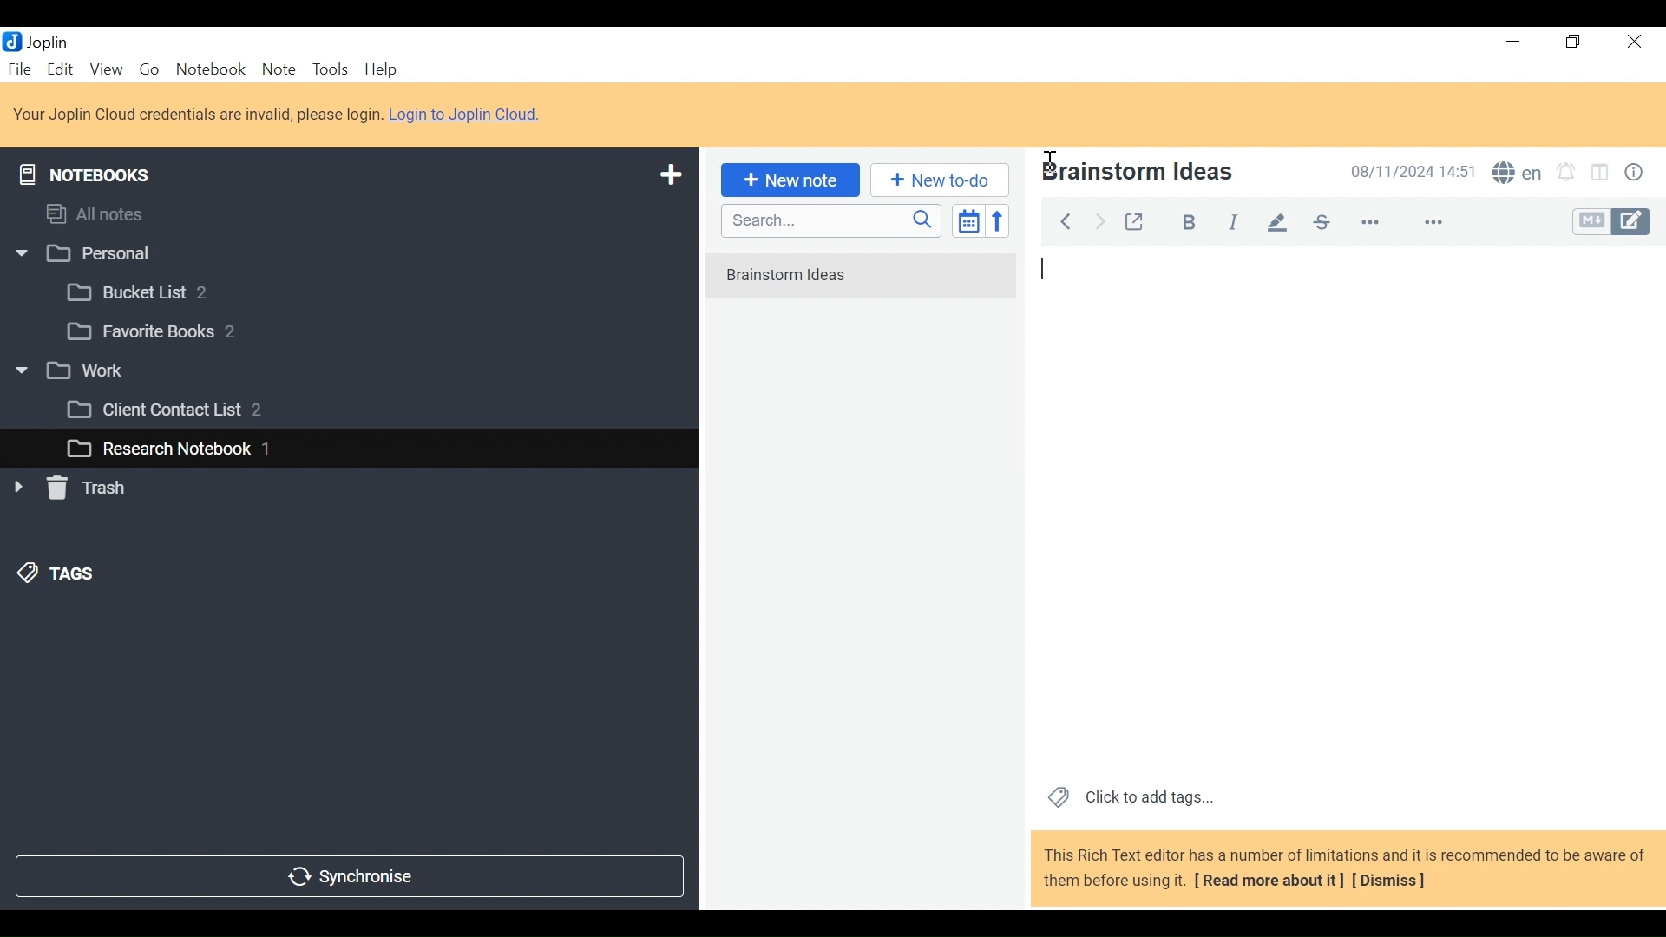 The width and height of the screenshot is (1666, 937). I want to click on Restore, so click(1575, 43).